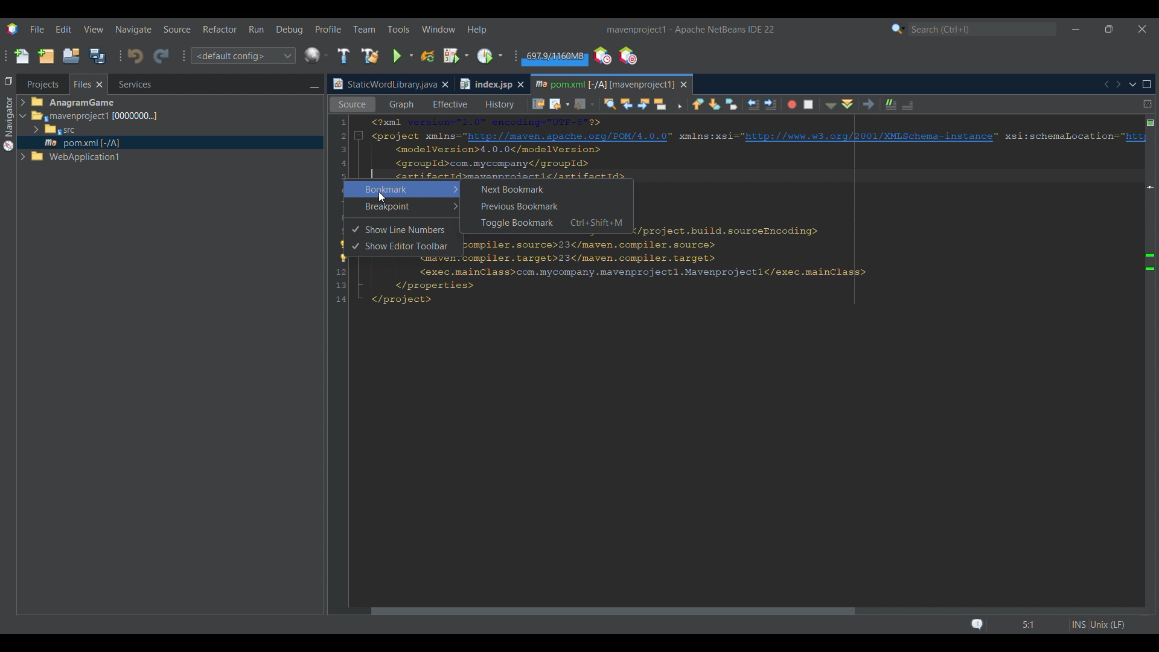  Describe the element at coordinates (328, 29) in the screenshot. I see `Profile menu` at that location.